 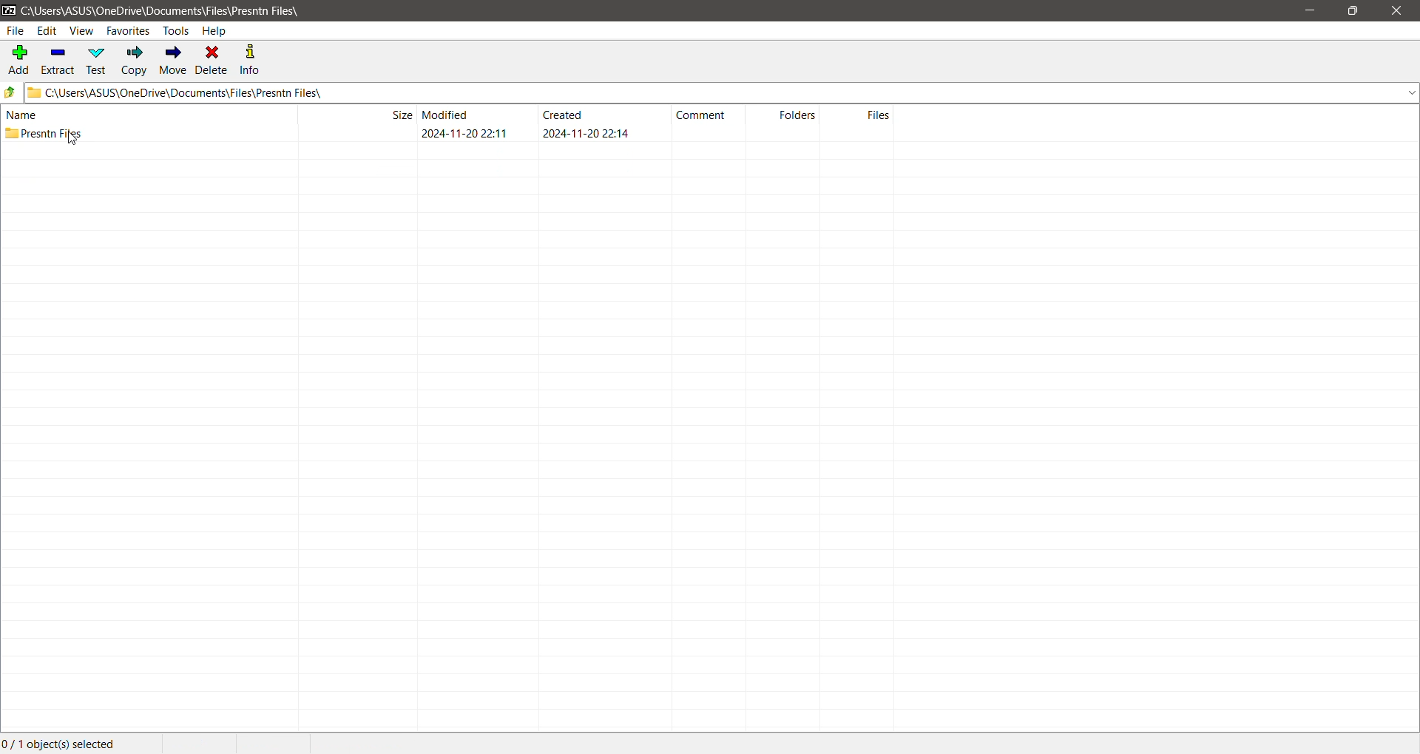 I want to click on Add, so click(x=18, y=58).